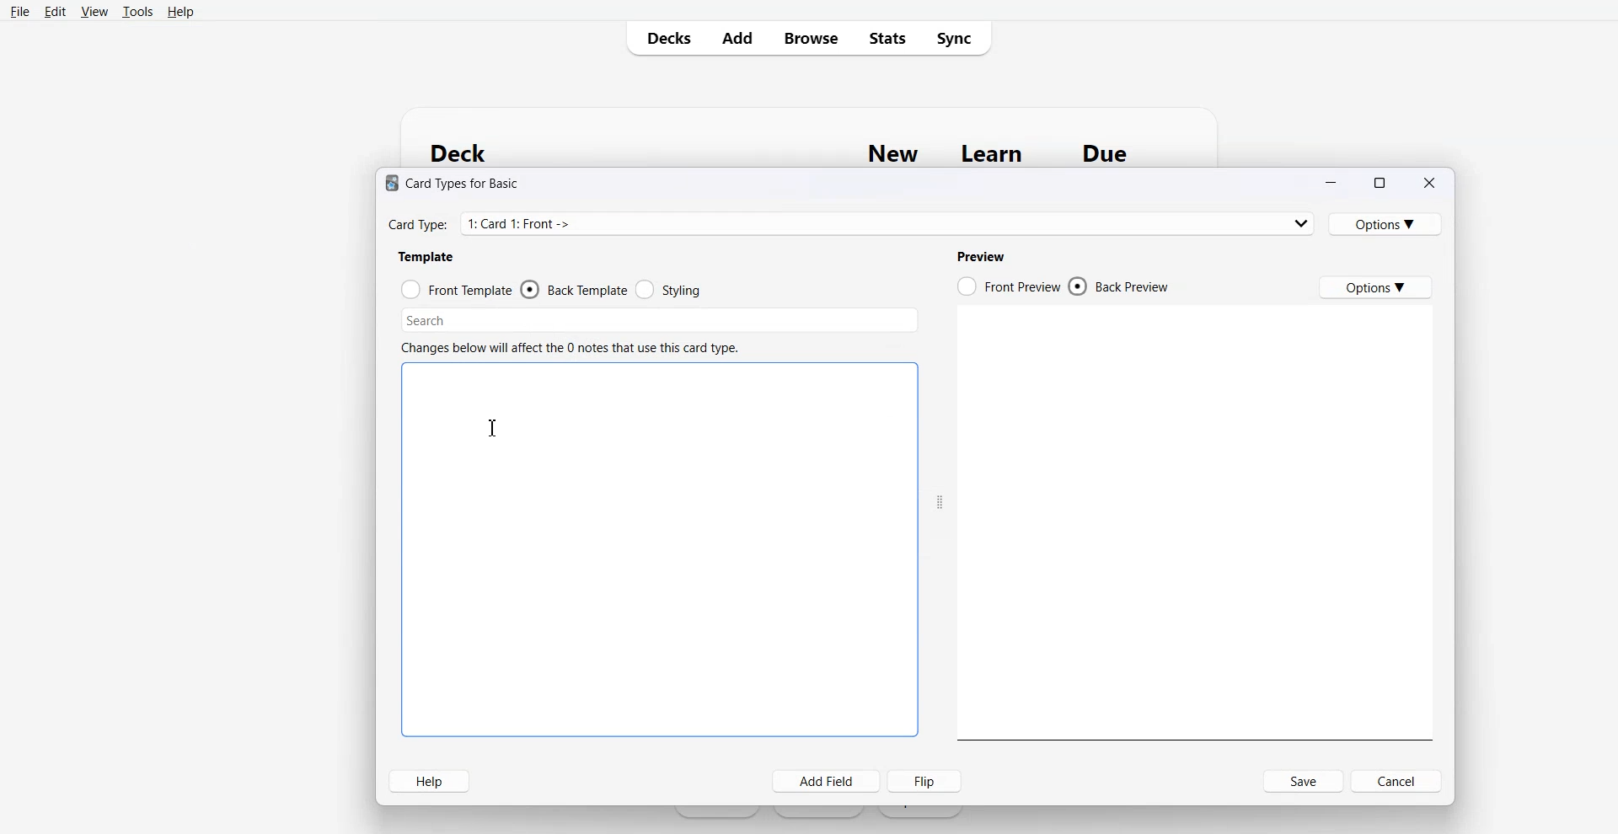  Describe the element at coordinates (924, 781) in the screenshot. I see `Flip` at that location.